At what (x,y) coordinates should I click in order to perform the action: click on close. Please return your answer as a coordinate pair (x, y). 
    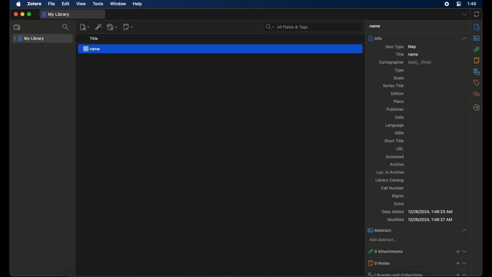
    Looking at the image, I should click on (15, 14).